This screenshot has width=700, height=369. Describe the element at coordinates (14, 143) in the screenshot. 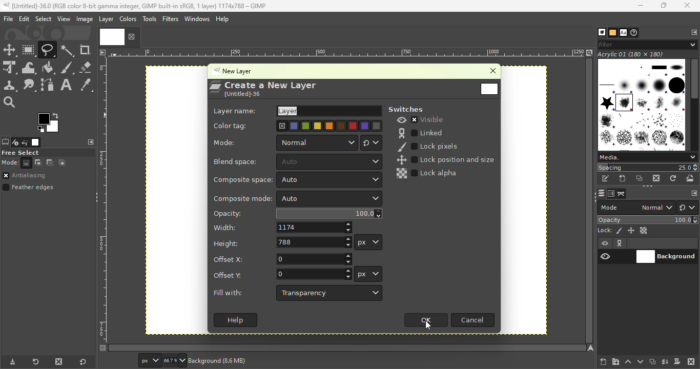

I see `Device status` at that location.